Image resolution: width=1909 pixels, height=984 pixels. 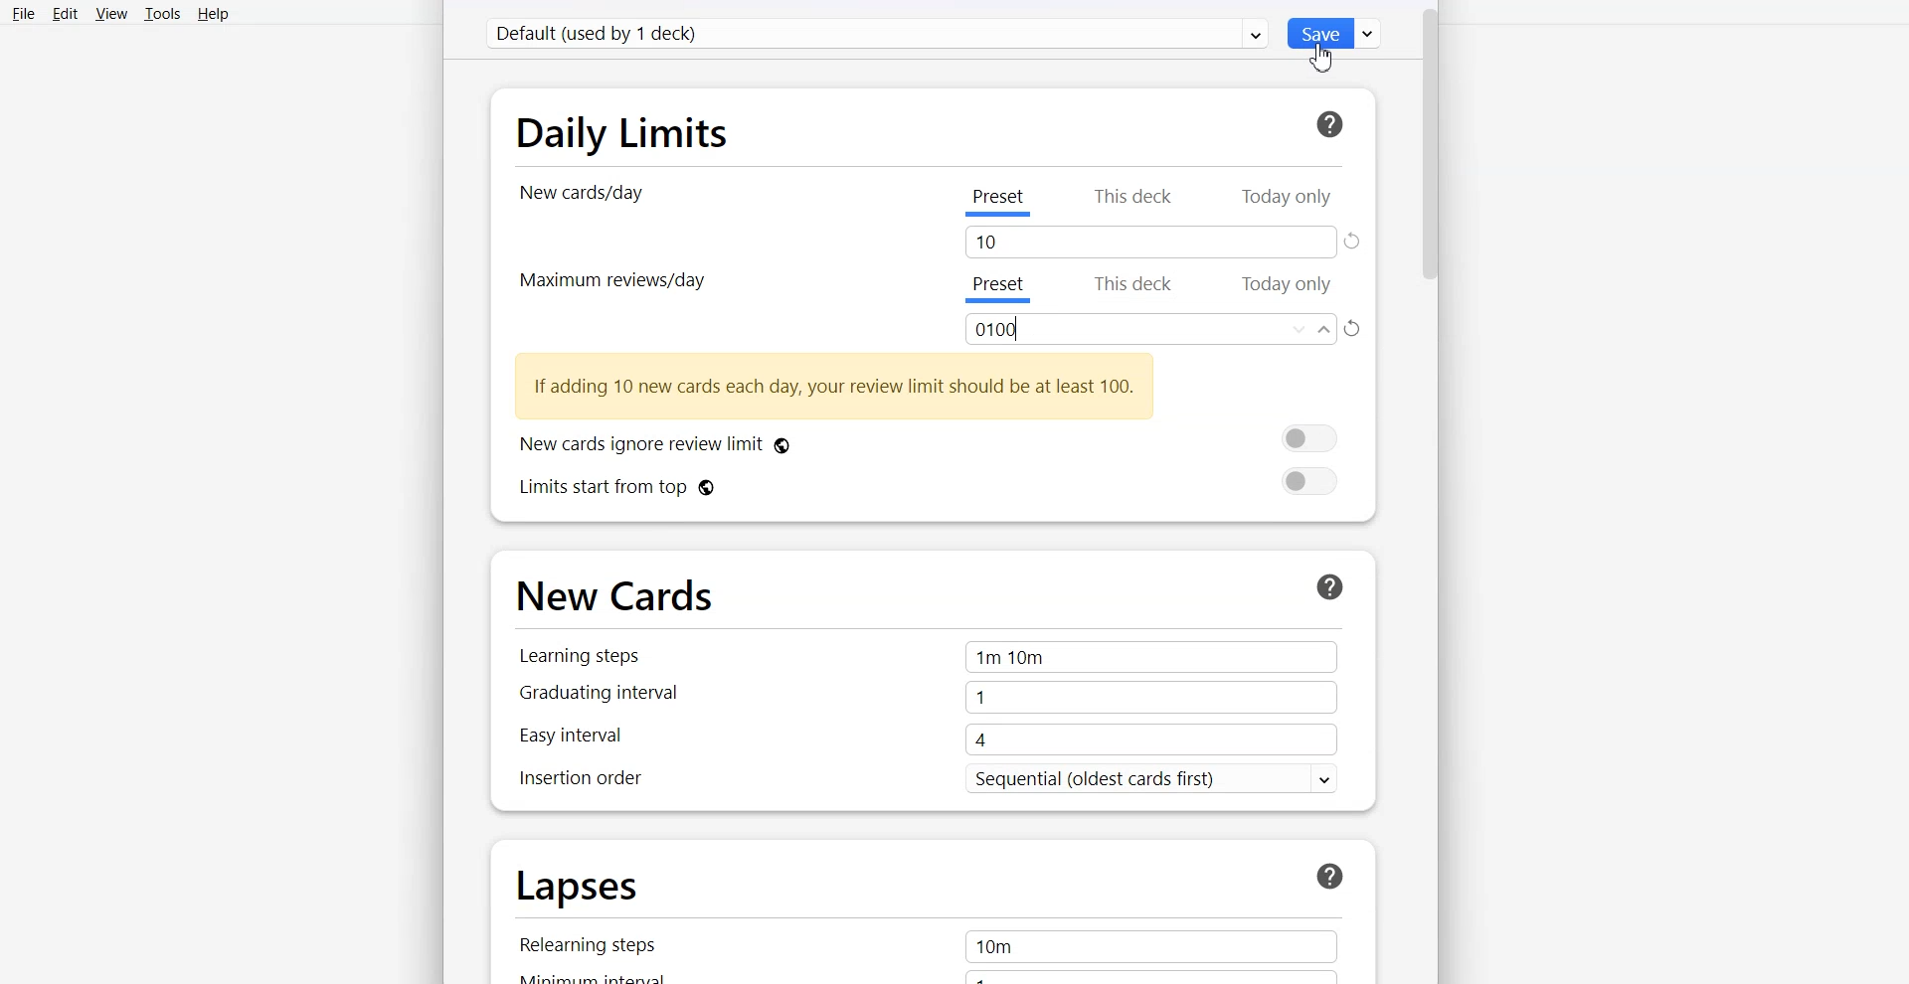 What do you see at coordinates (1151, 329) in the screenshot?
I see `0100` at bounding box center [1151, 329].